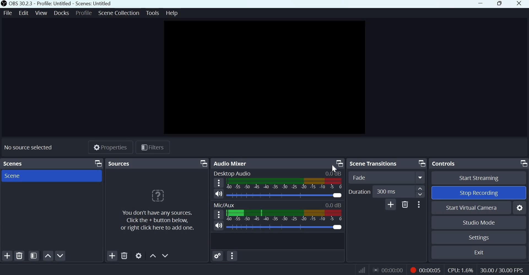 This screenshot has width=529, height=275. Describe the element at coordinates (501, 269) in the screenshot. I see `30.00/30.00 FPS` at that location.